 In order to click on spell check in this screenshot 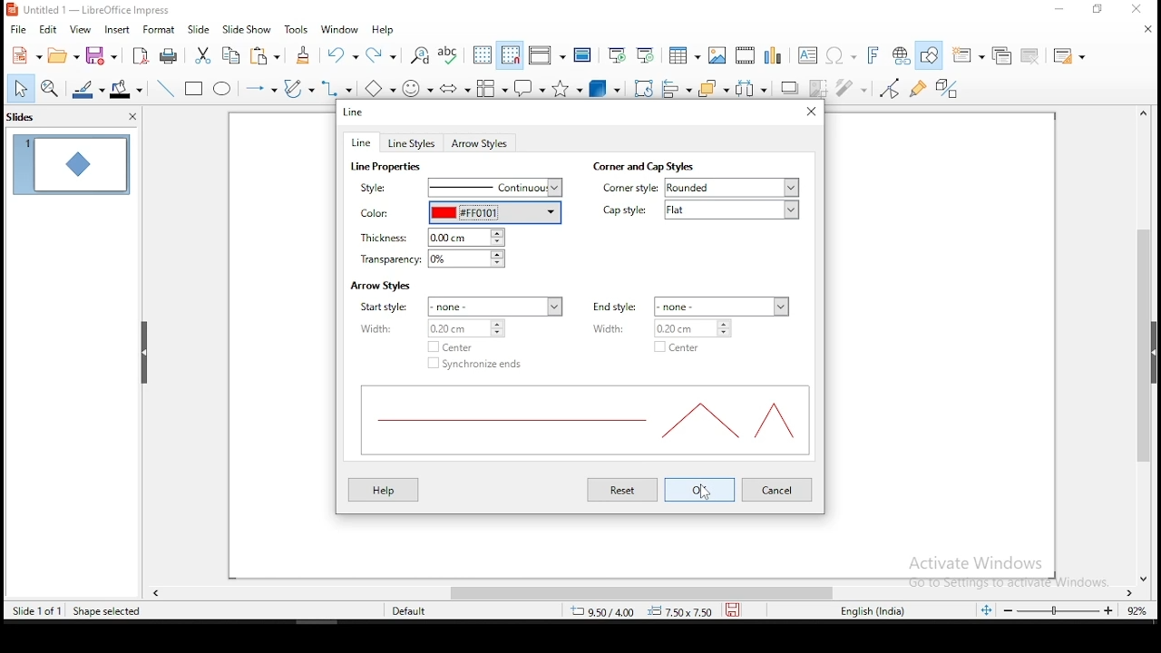, I will do `click(452, 54)`.